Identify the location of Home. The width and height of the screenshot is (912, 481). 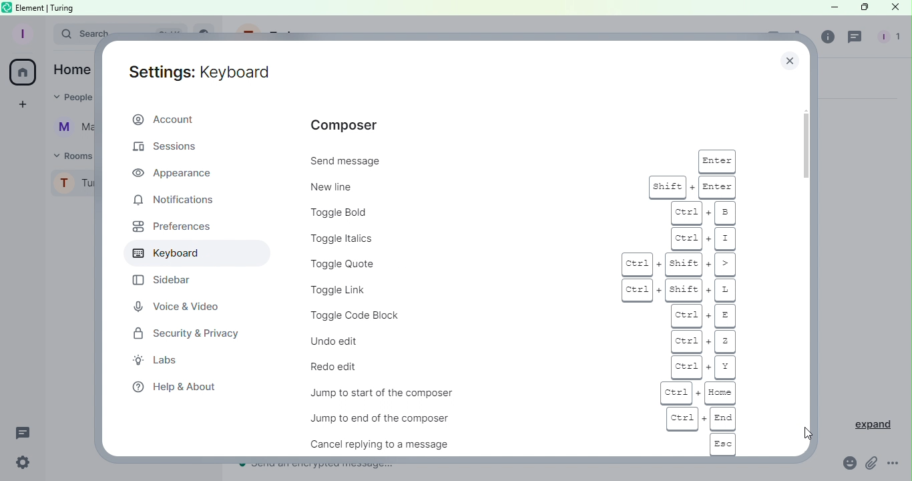
(70, 69).